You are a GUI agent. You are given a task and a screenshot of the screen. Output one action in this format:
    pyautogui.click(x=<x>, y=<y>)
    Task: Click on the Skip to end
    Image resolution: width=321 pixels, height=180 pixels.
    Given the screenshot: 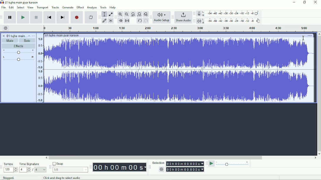 What is the action you would take?
    pyautogui.click(x=63, y=18)
    